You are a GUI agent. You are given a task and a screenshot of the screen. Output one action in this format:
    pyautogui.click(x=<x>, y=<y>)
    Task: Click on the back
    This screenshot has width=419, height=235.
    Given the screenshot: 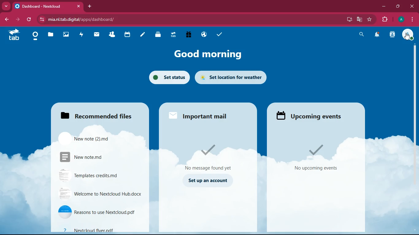 What is the action you would take?
    pyautogui.click(x=8, y=19)
    